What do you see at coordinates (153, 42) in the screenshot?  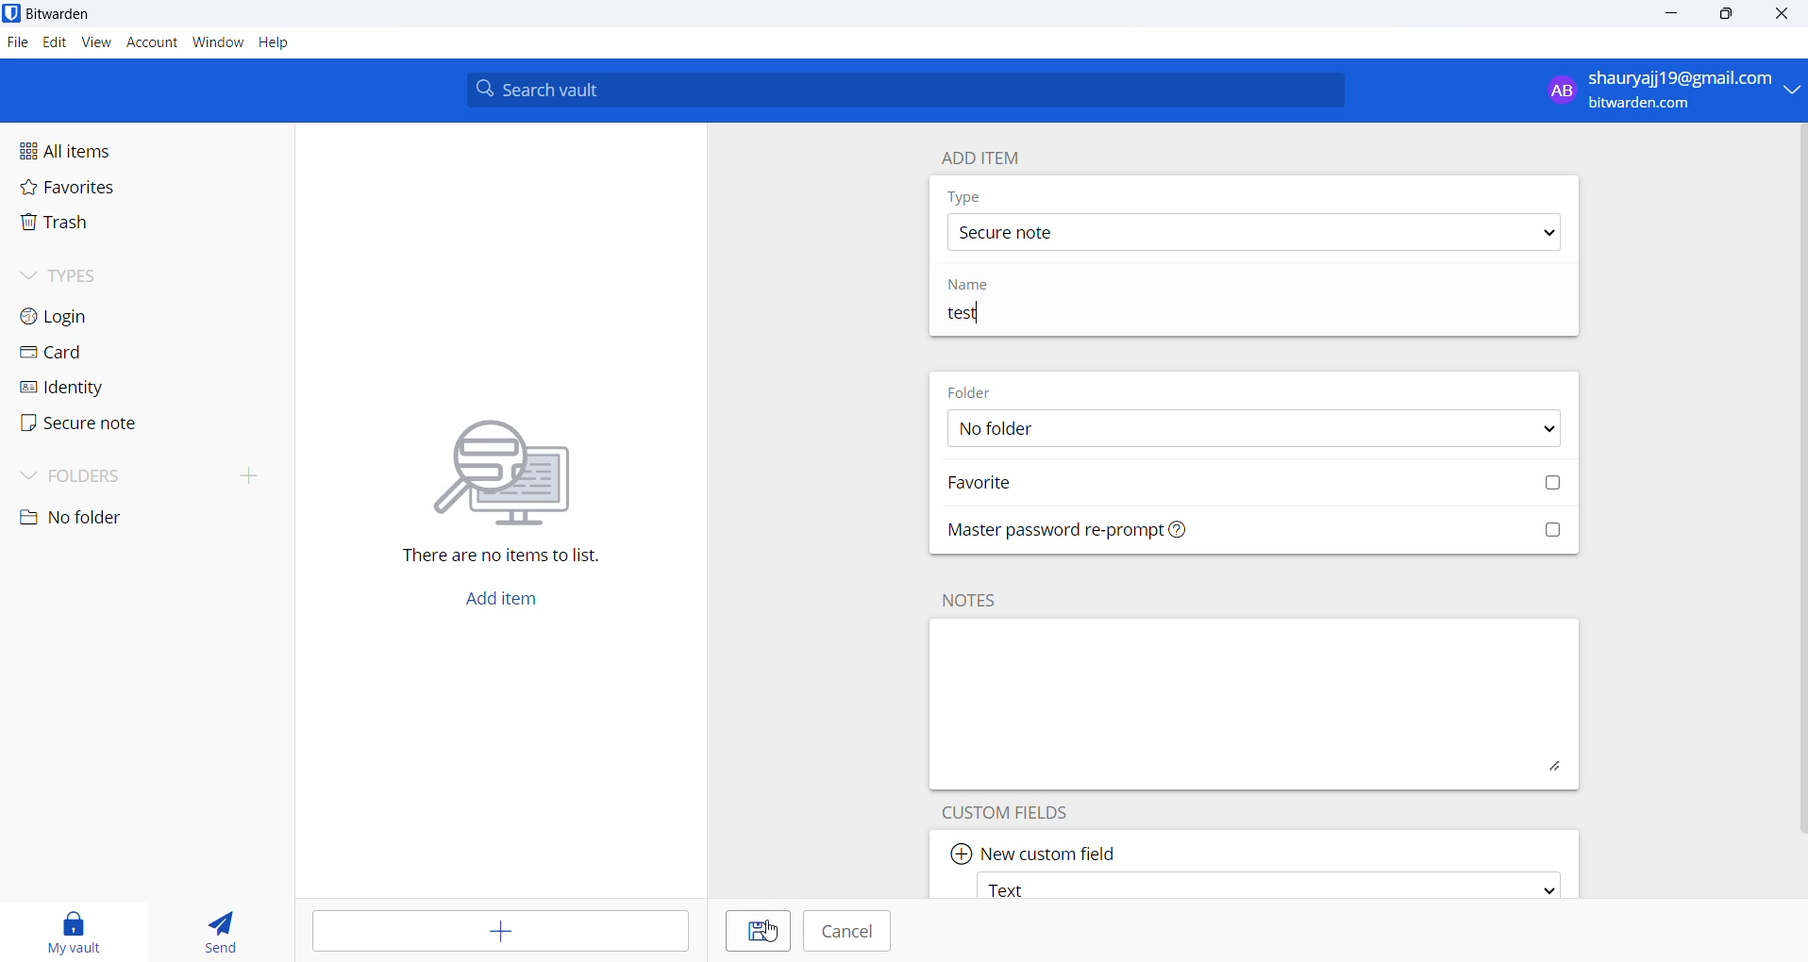 I see `account` at bounding box center [153, 42].